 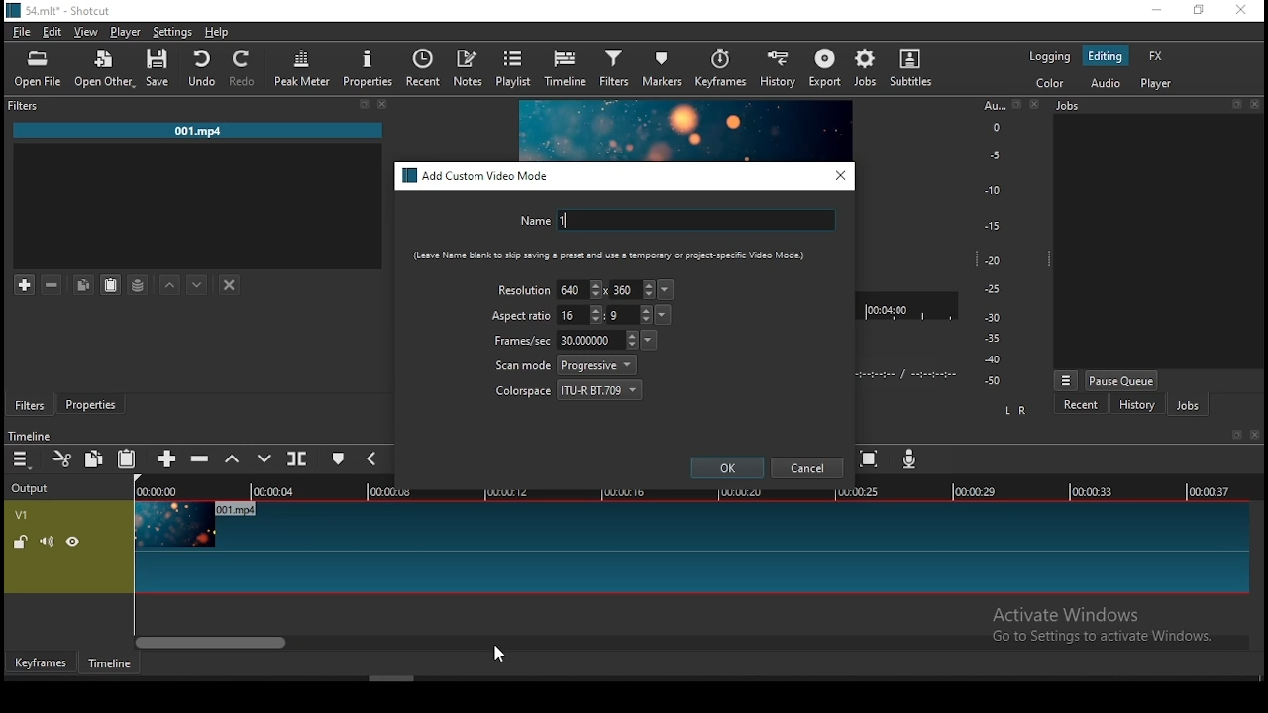 I want to click on -30, so click(x=996, y=317).